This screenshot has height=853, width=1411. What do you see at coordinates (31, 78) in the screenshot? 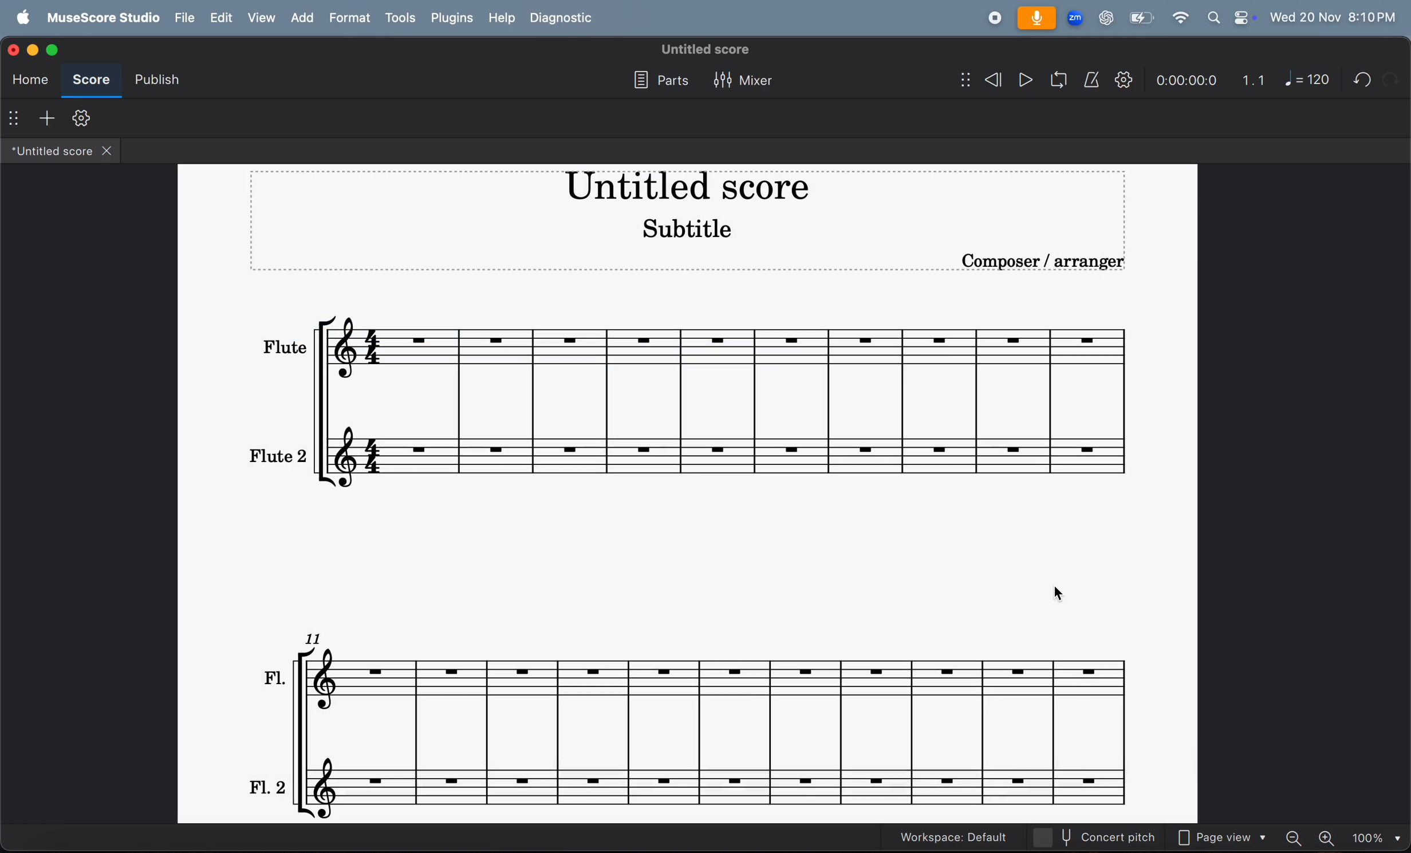
I see `home` at bounding box center [31, 78].